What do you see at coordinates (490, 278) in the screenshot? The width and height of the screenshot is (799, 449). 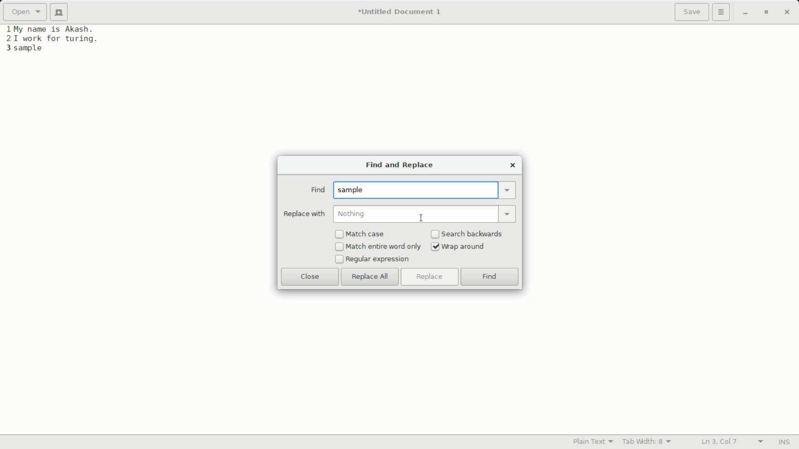 I see `find` at bounding box center [490, 278].